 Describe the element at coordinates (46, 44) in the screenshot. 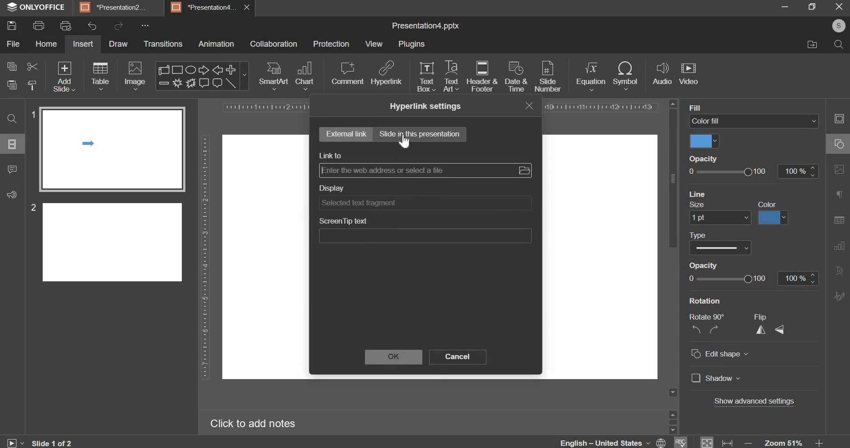

I see `home` at that location.